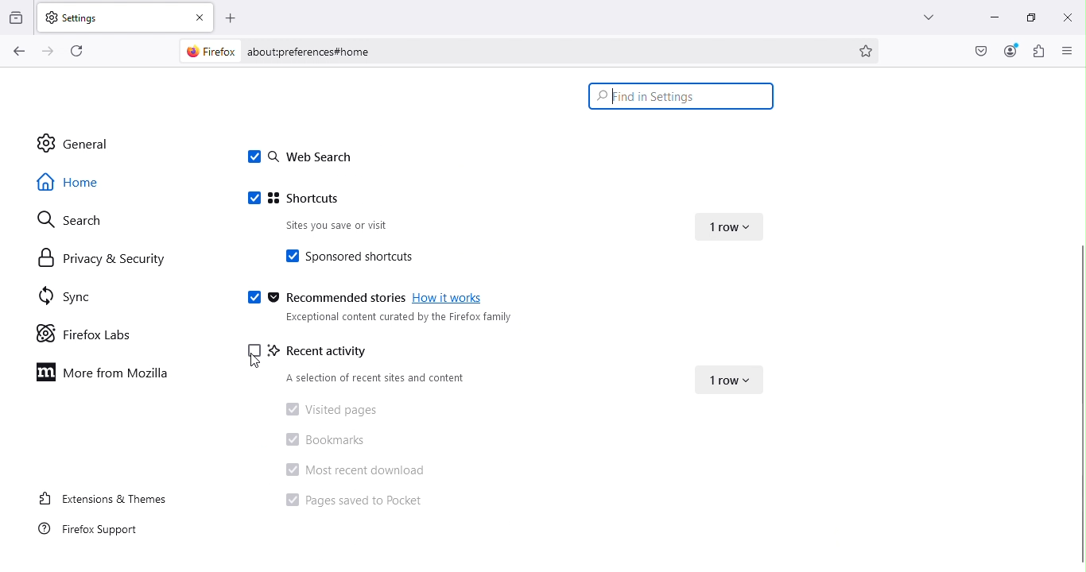 The image size is (1086, 572). I want to click on More from mozilla, so click(107, 377).